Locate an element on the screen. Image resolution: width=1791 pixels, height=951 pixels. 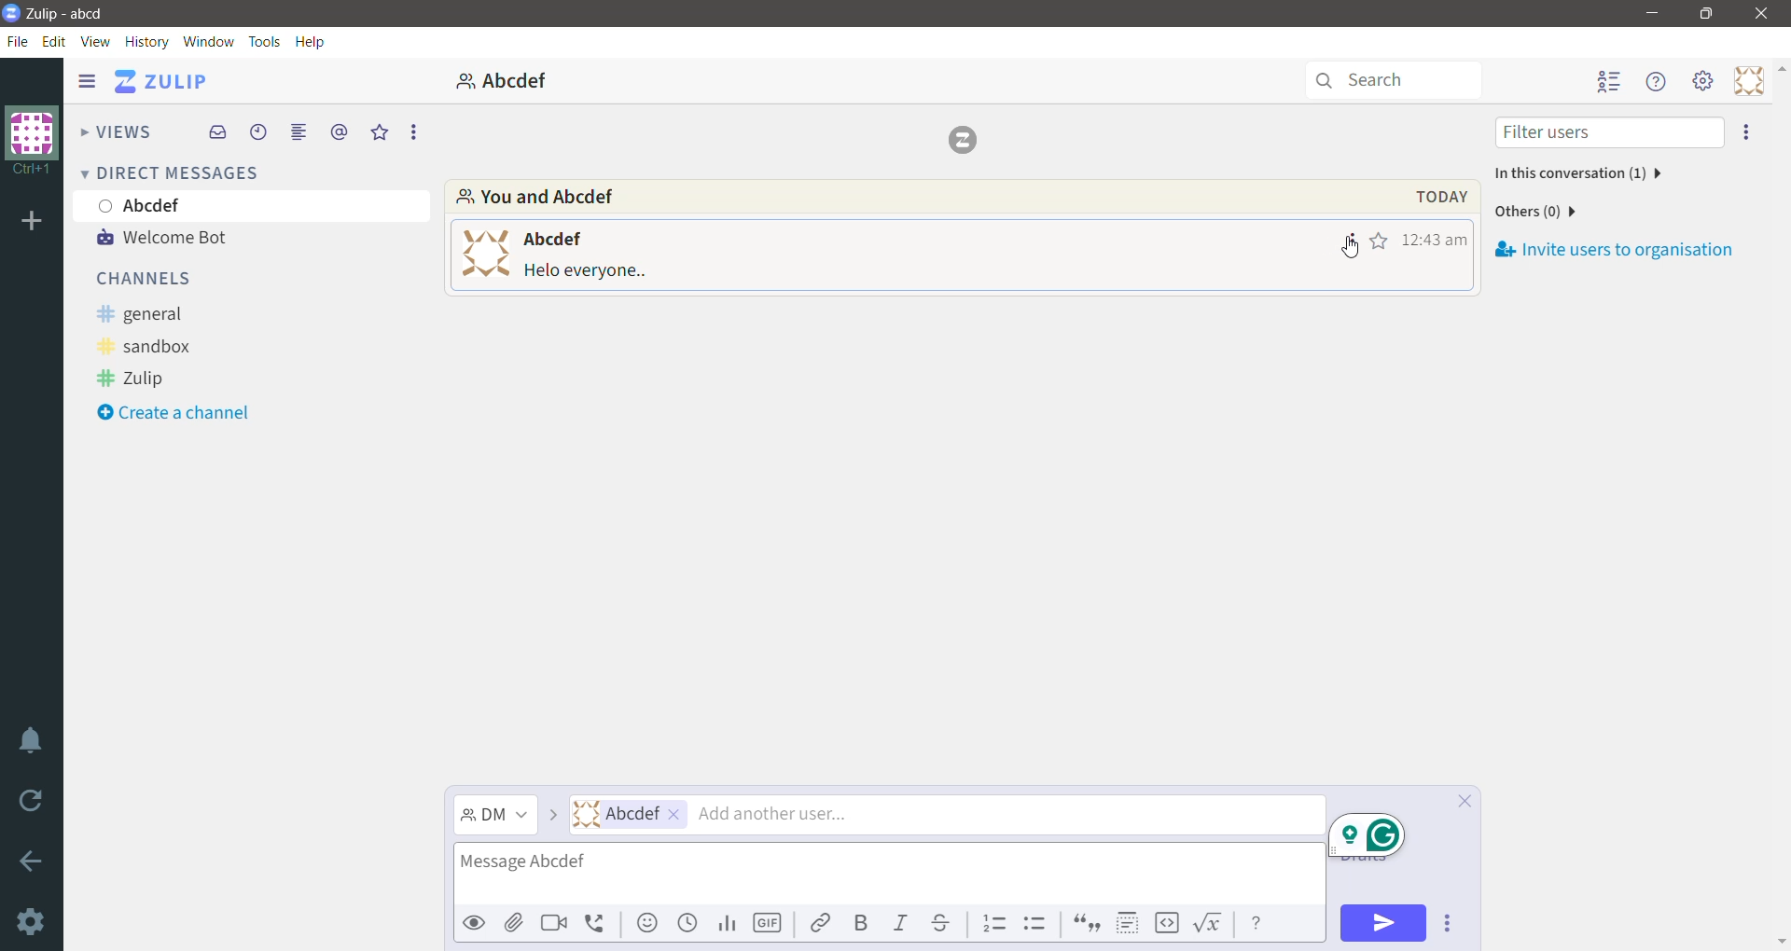
Spoiler is located at coordinates (1129, 923).